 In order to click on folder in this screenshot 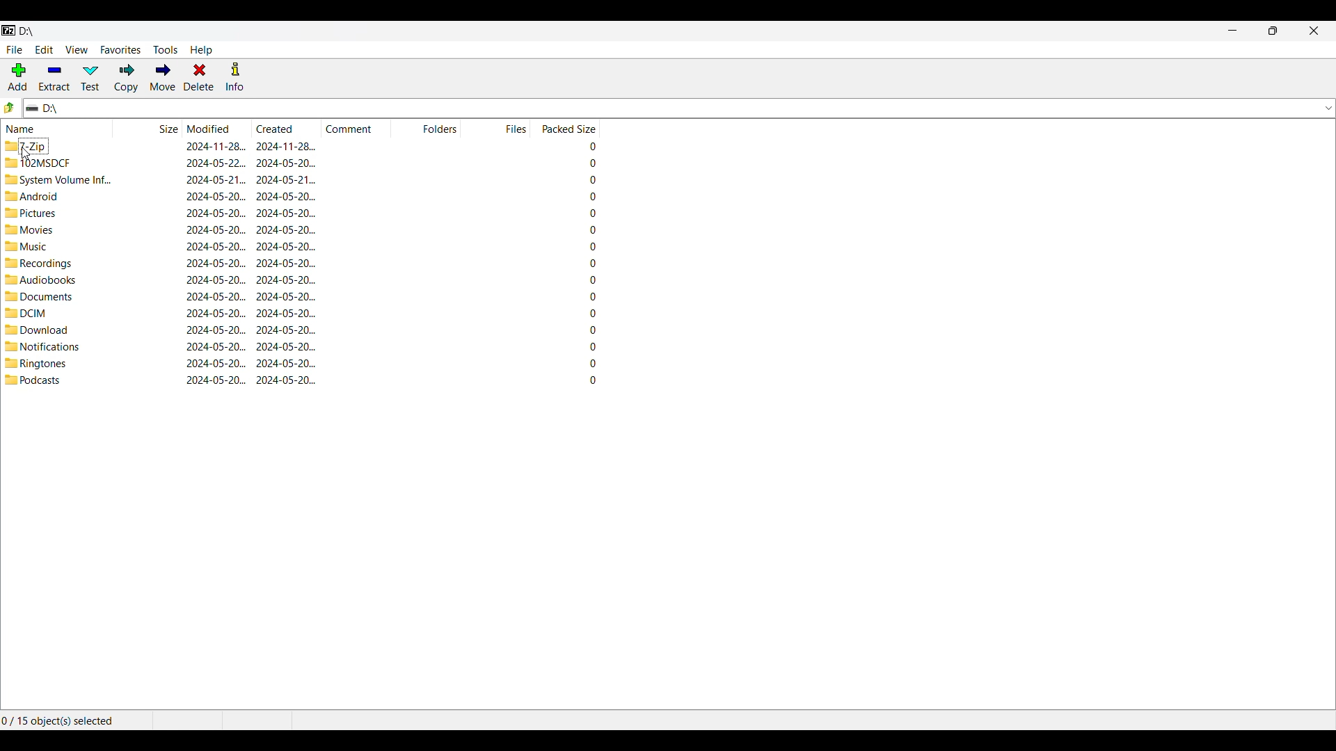, I will do `click(33, 380)`.